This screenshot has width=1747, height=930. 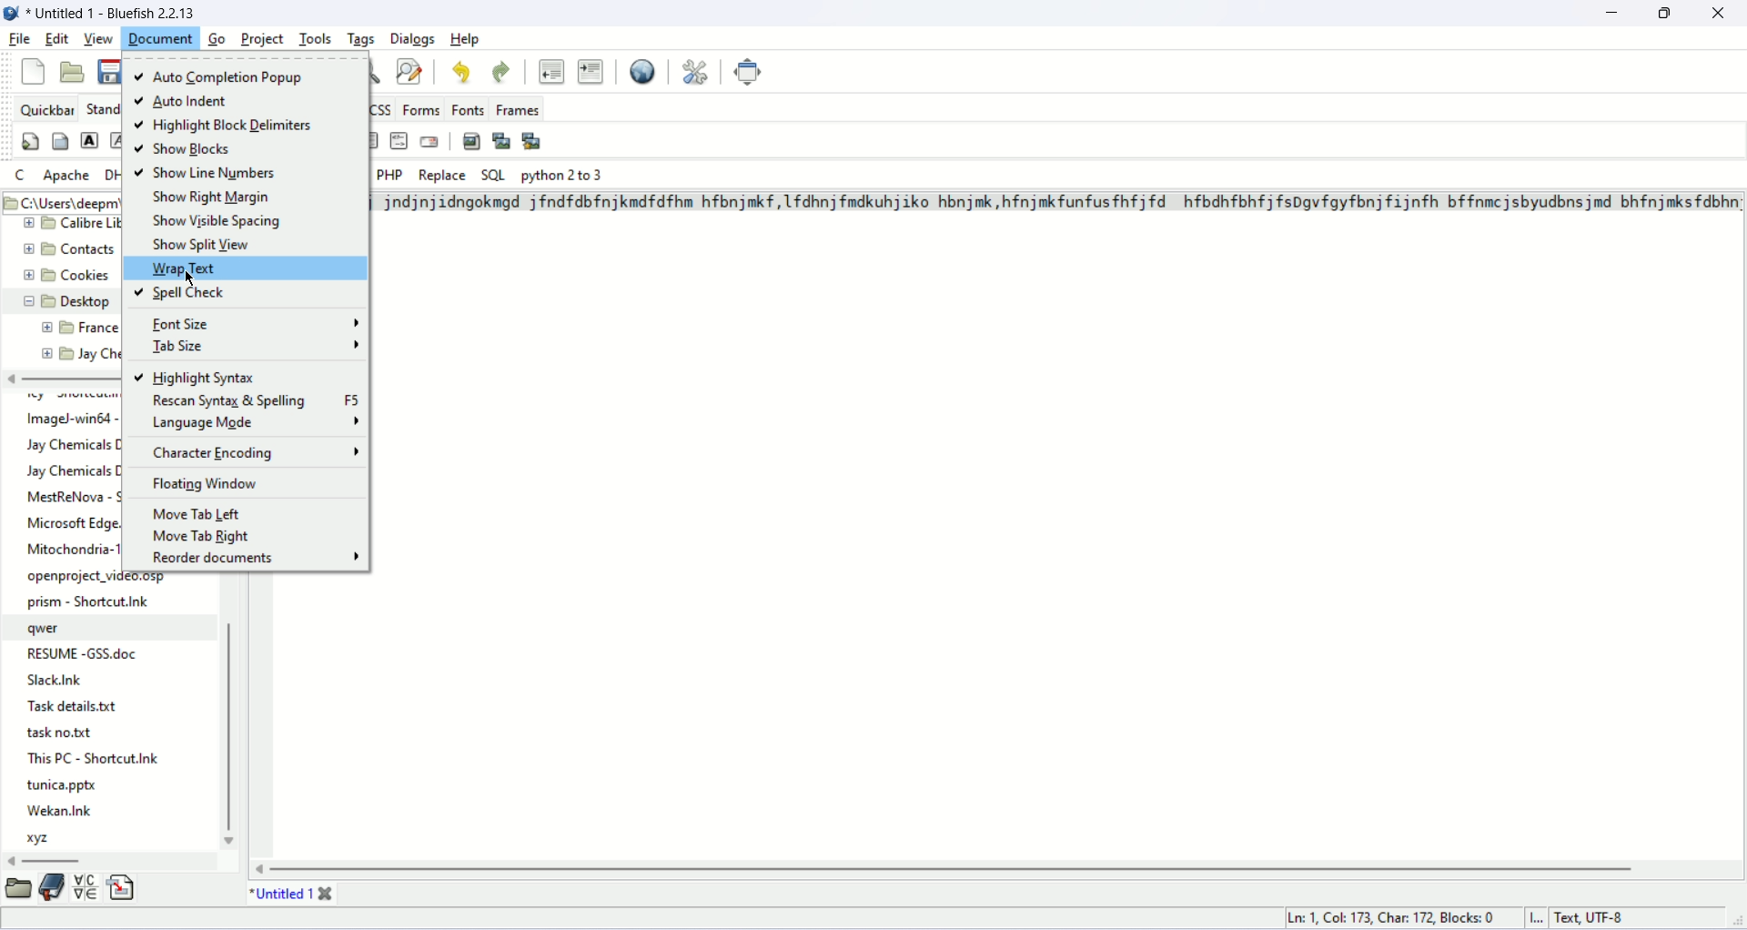 I want to click on show split view, so click(x=206, y=244).